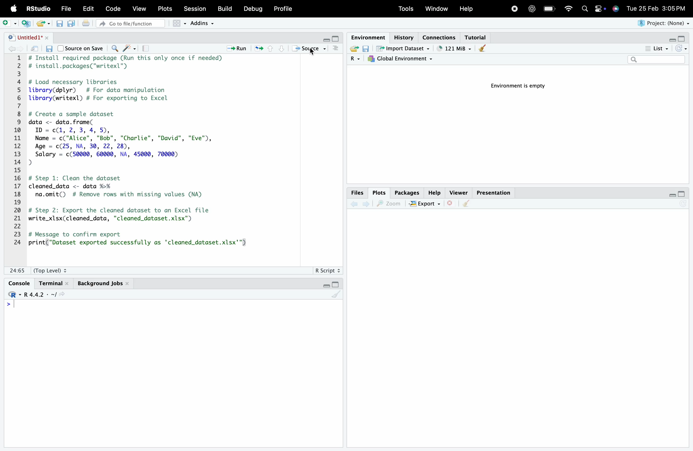 The height and width of the screenshot is (451, 693). Describe the element at coordinates (17, 270) in the screenshot. I see `1:1` at that location.